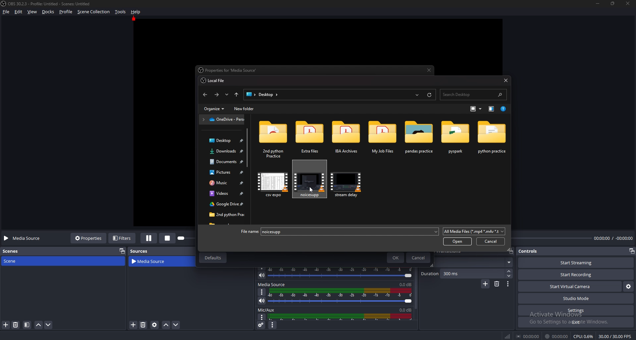 This screenshot has width=636, height=340. What do you see at coordinates (343, 296) in the screenshot?
I see `media source soundbar` at bounding box center [343, 296].